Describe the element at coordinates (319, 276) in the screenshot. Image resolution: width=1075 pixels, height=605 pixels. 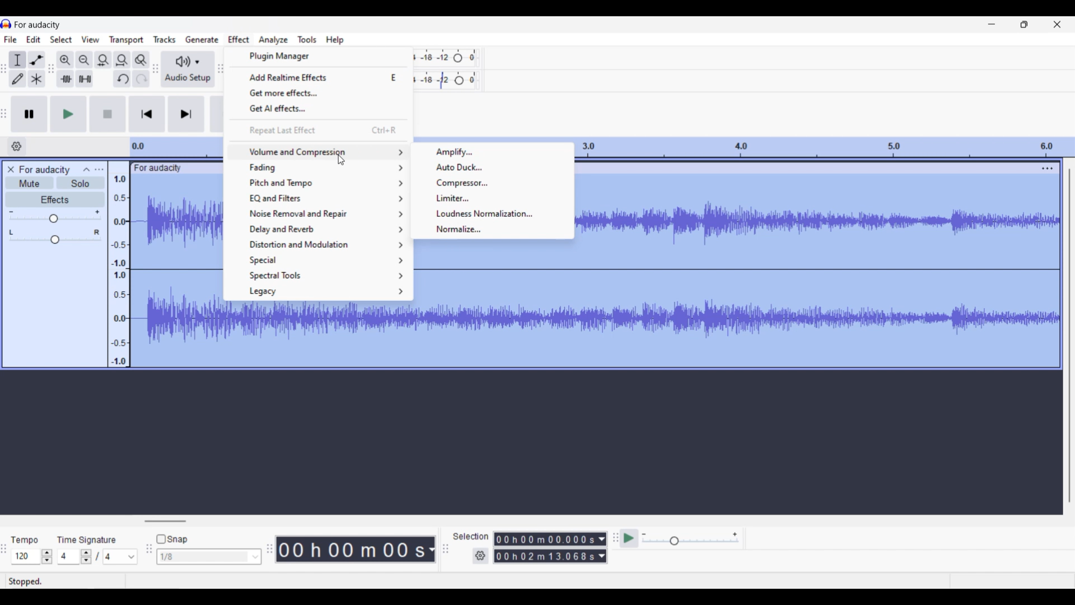
I see `Spectral tool` at that location.